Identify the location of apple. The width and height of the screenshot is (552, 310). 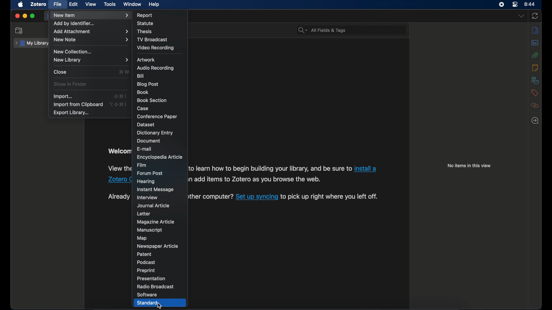
(21, 5).